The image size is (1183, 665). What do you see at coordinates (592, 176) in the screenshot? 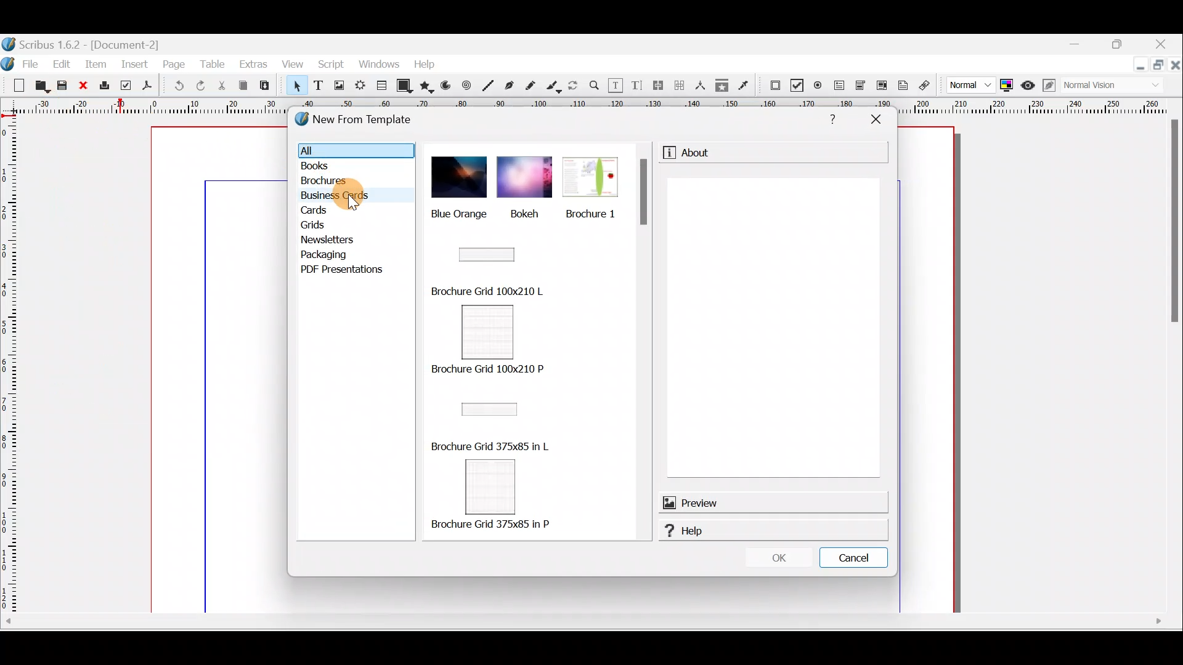
I see `brochure 1` at bounding box center [592, 176].